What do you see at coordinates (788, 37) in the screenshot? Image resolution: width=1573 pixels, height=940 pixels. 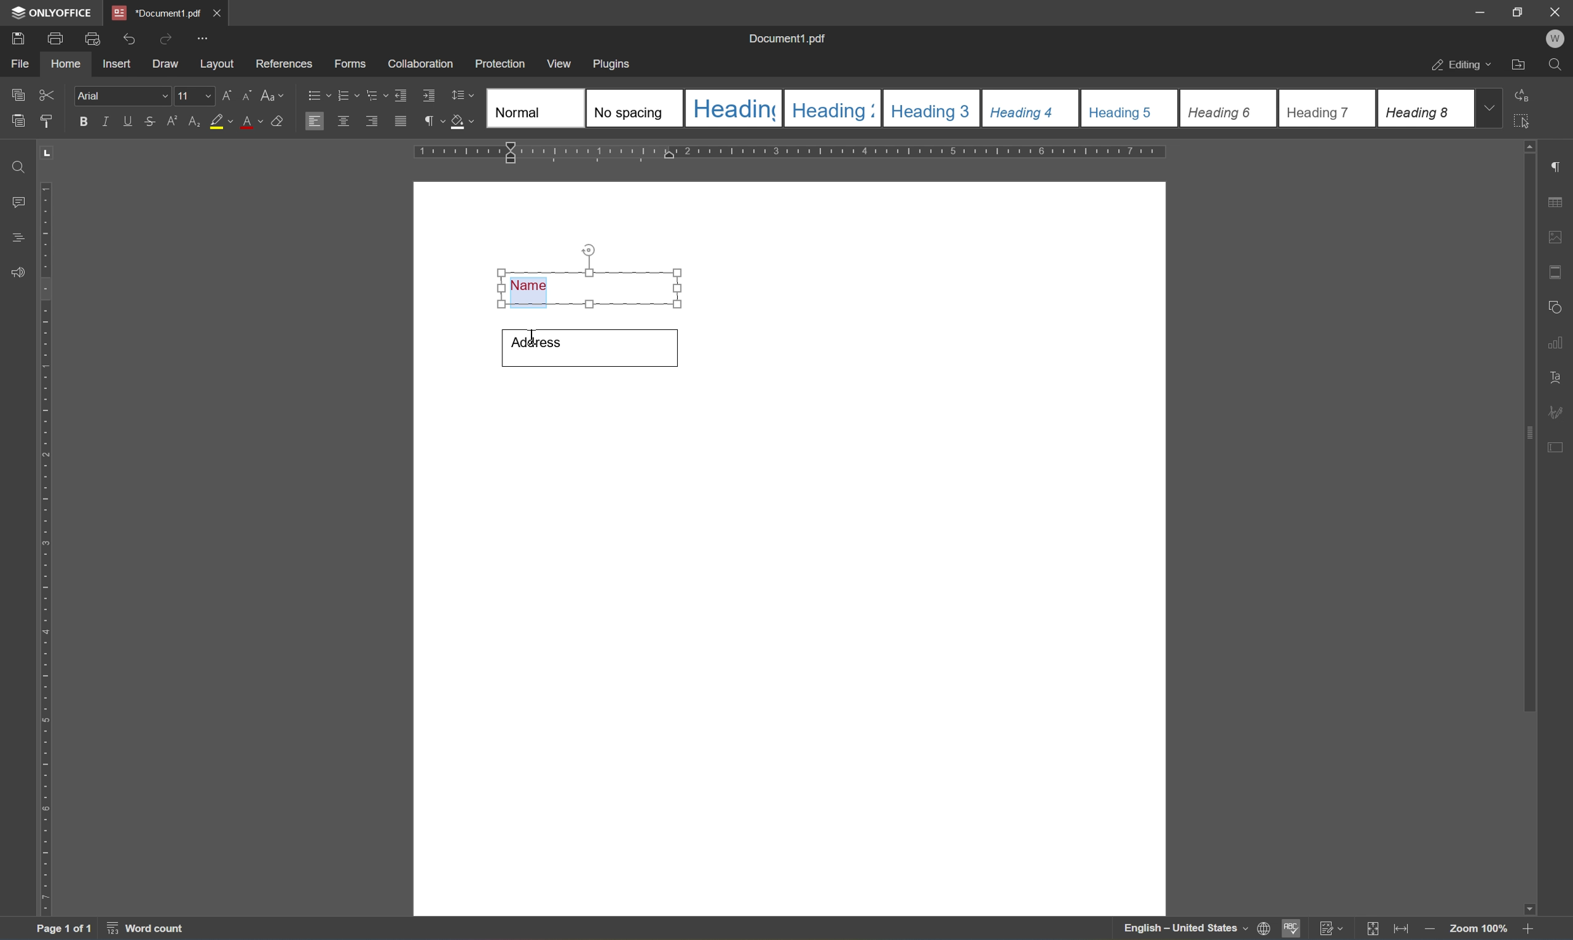 I see `document1.pdf` at bounding box center [788, 37].